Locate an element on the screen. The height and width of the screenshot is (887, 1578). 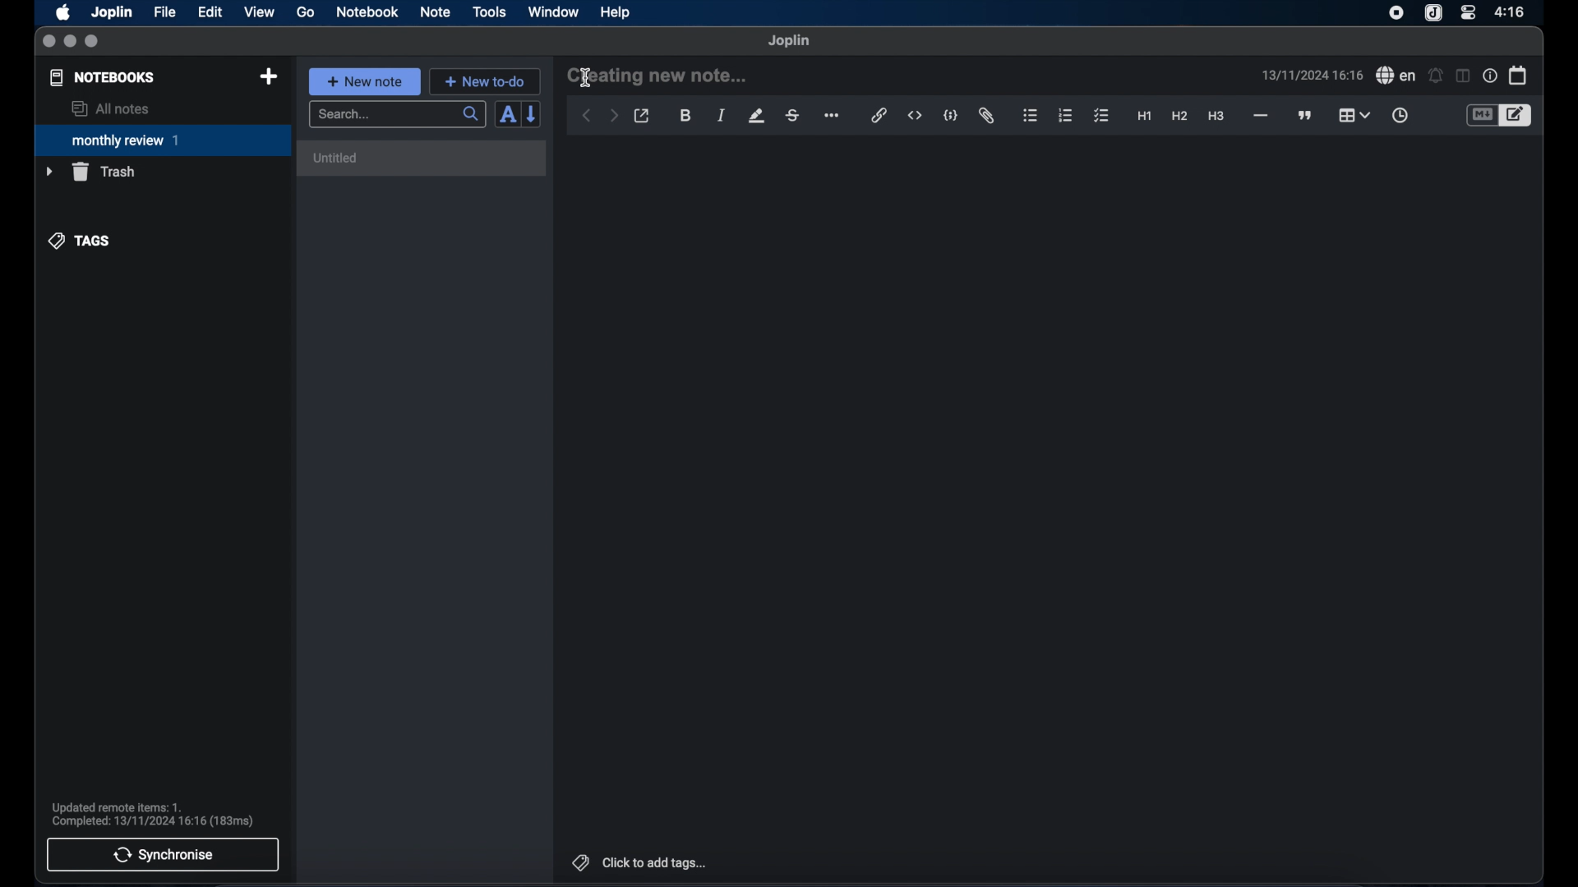
date is located at coordinates (1312, 75).